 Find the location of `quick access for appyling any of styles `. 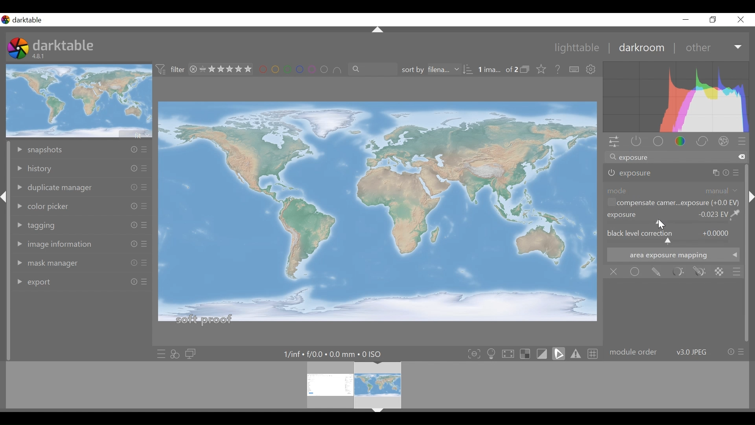

quick access for appyling any of styles  is located at coordinates (175, 354).